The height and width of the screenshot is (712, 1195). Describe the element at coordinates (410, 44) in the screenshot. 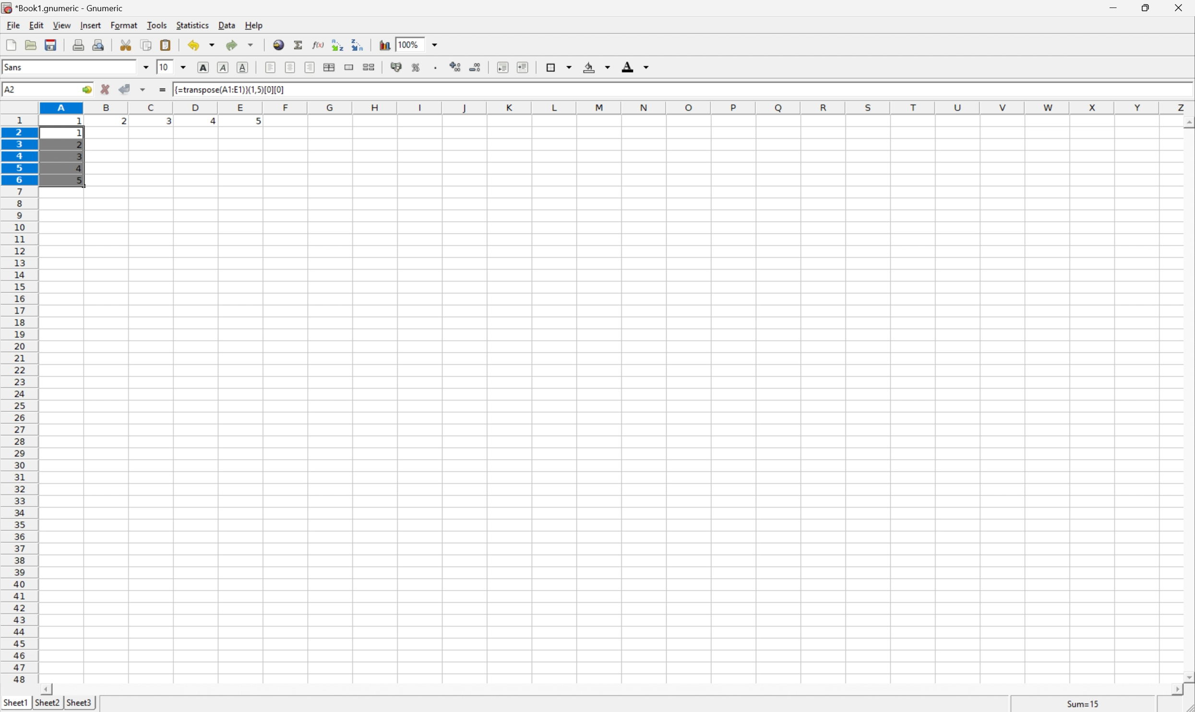

I see `100%` at that location.